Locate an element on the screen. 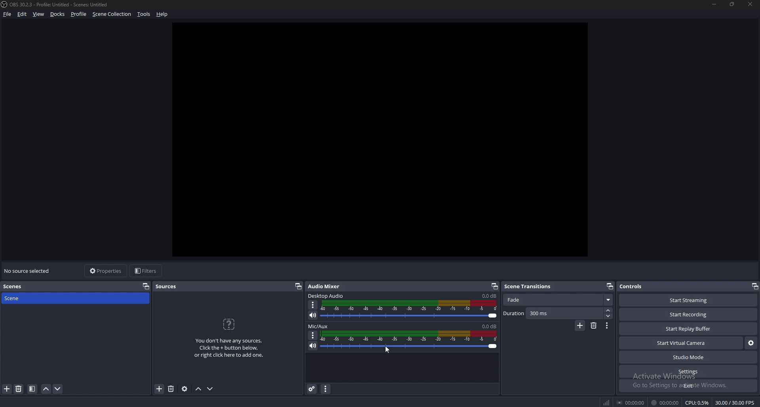 This screenshot has width=760, height=407. scene is located at coordinates (16, 298).